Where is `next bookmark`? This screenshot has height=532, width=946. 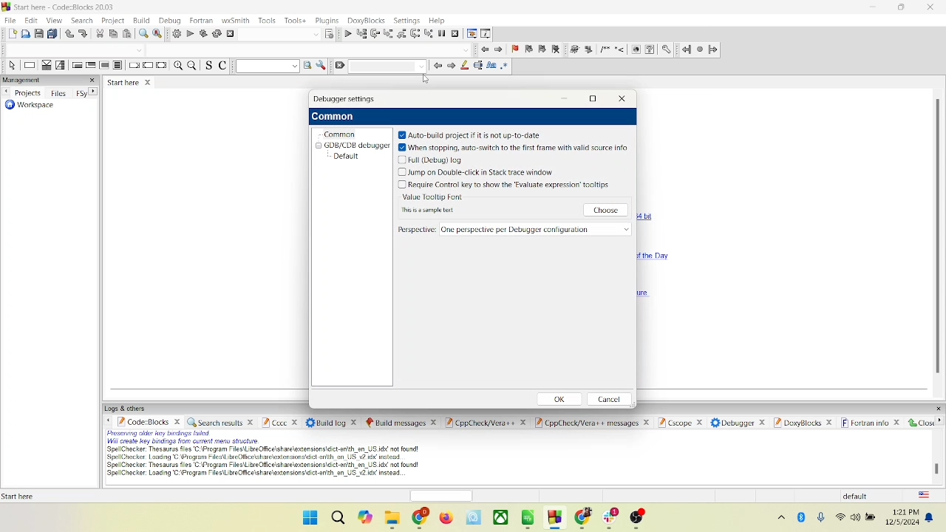 next bookmark is located at coordinates (542, 50).